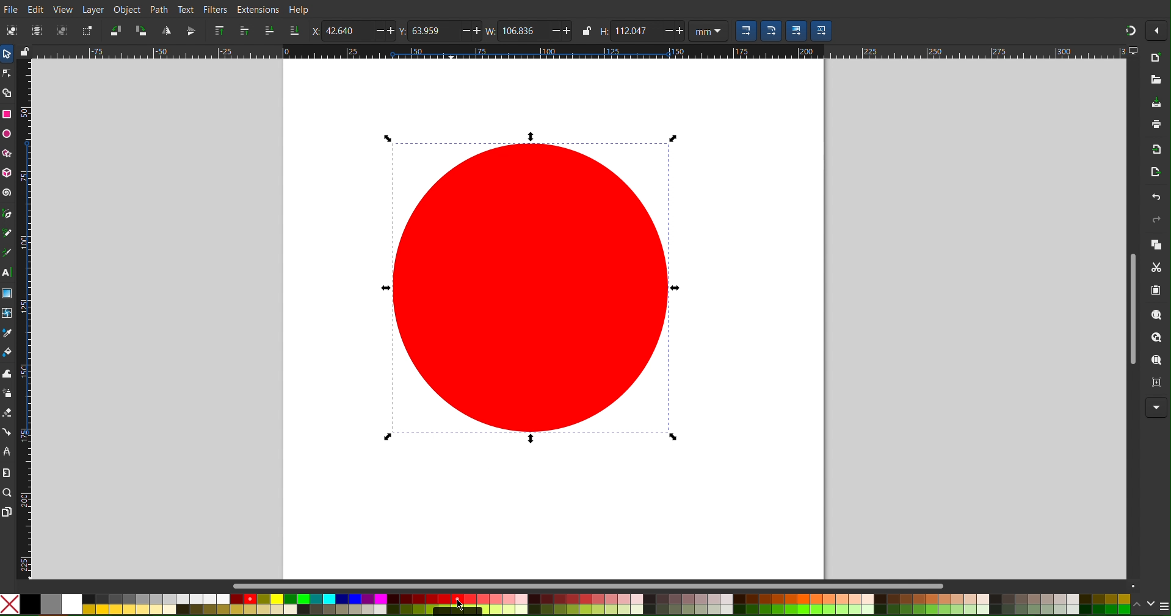 The image size is (1171, 616). Describe the element at coordinates (532, 291) in the screenshot. I see `Black filled circle` at that location.